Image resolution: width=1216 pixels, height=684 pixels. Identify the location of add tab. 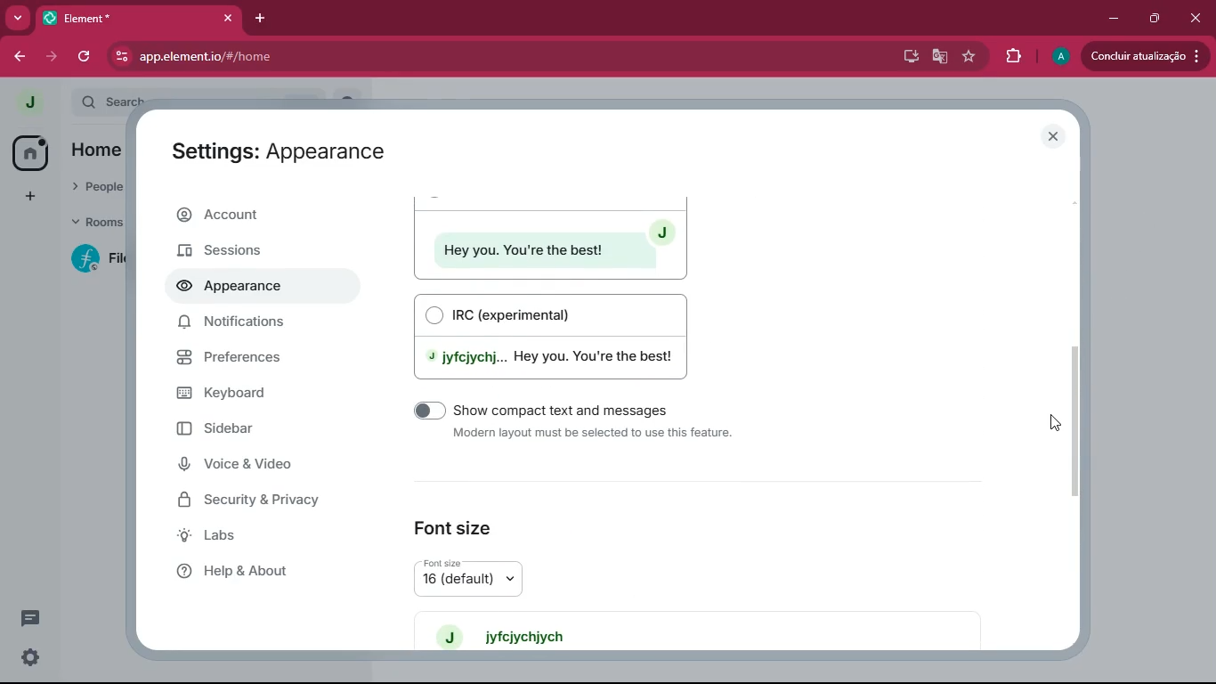
(263, 14).